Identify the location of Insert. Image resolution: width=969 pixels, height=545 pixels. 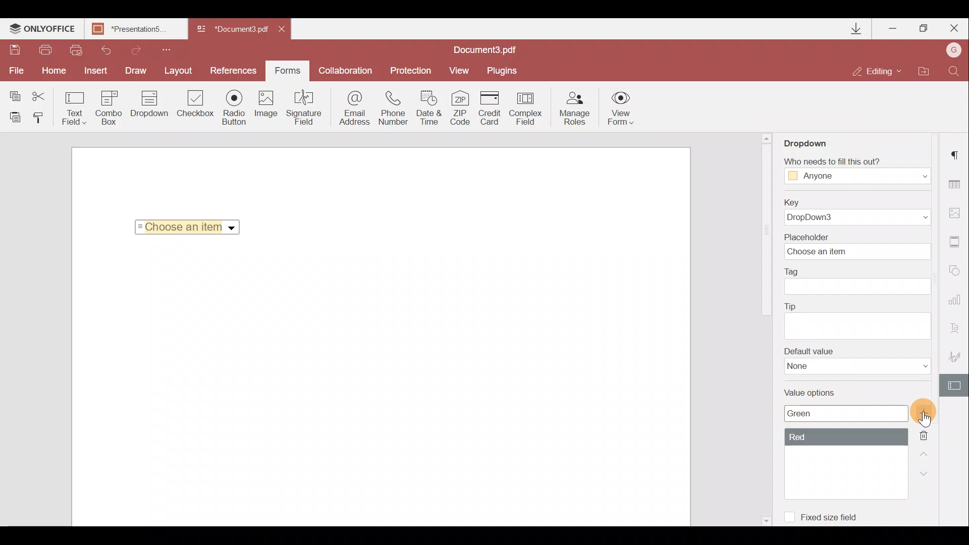
(98, 71).